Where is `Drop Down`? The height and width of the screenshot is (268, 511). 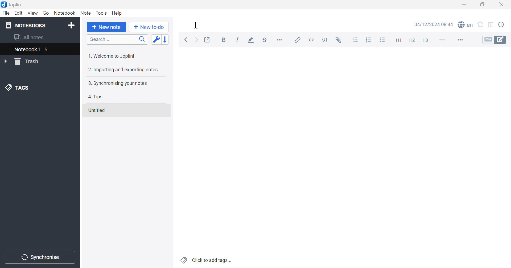 Drop Down is located at coordinates (6, 61).